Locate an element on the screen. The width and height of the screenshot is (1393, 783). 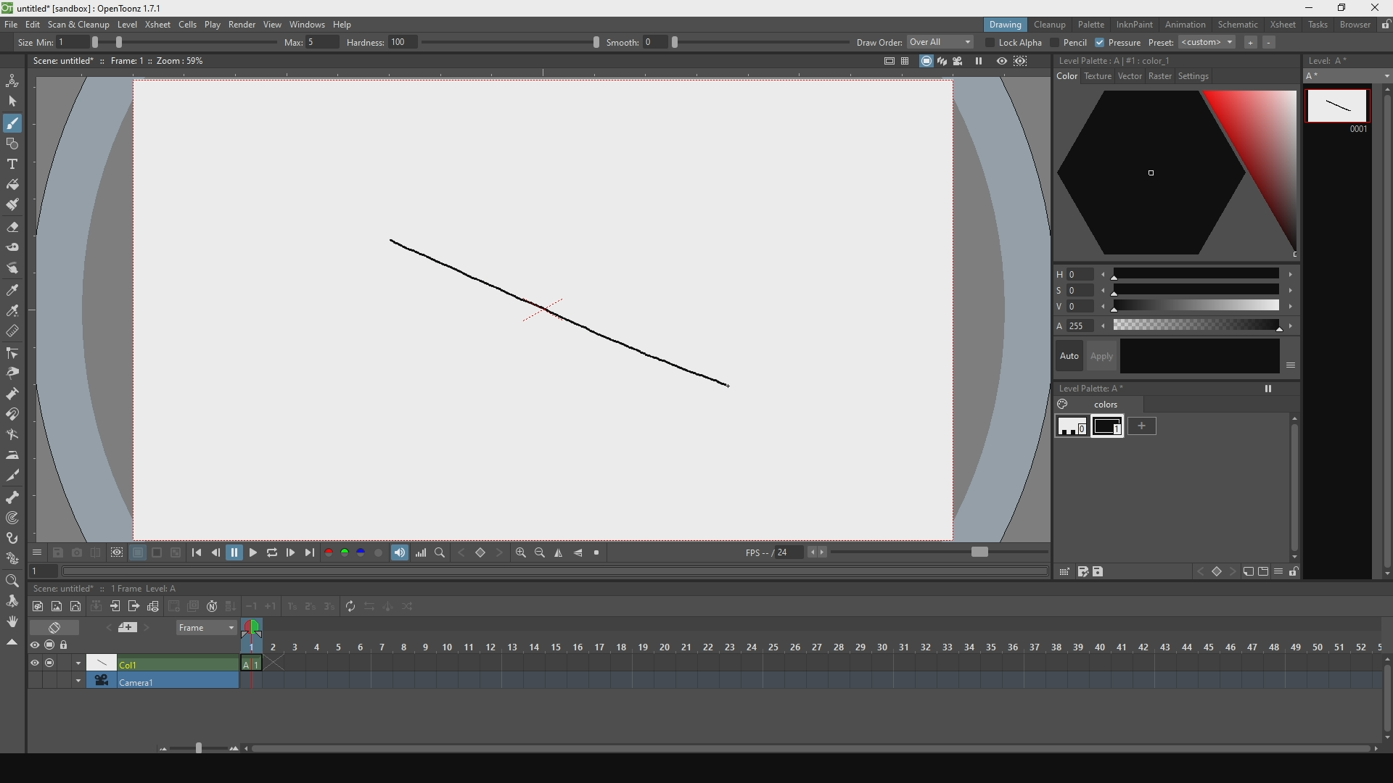
animate is located at coordinates (16, 79).